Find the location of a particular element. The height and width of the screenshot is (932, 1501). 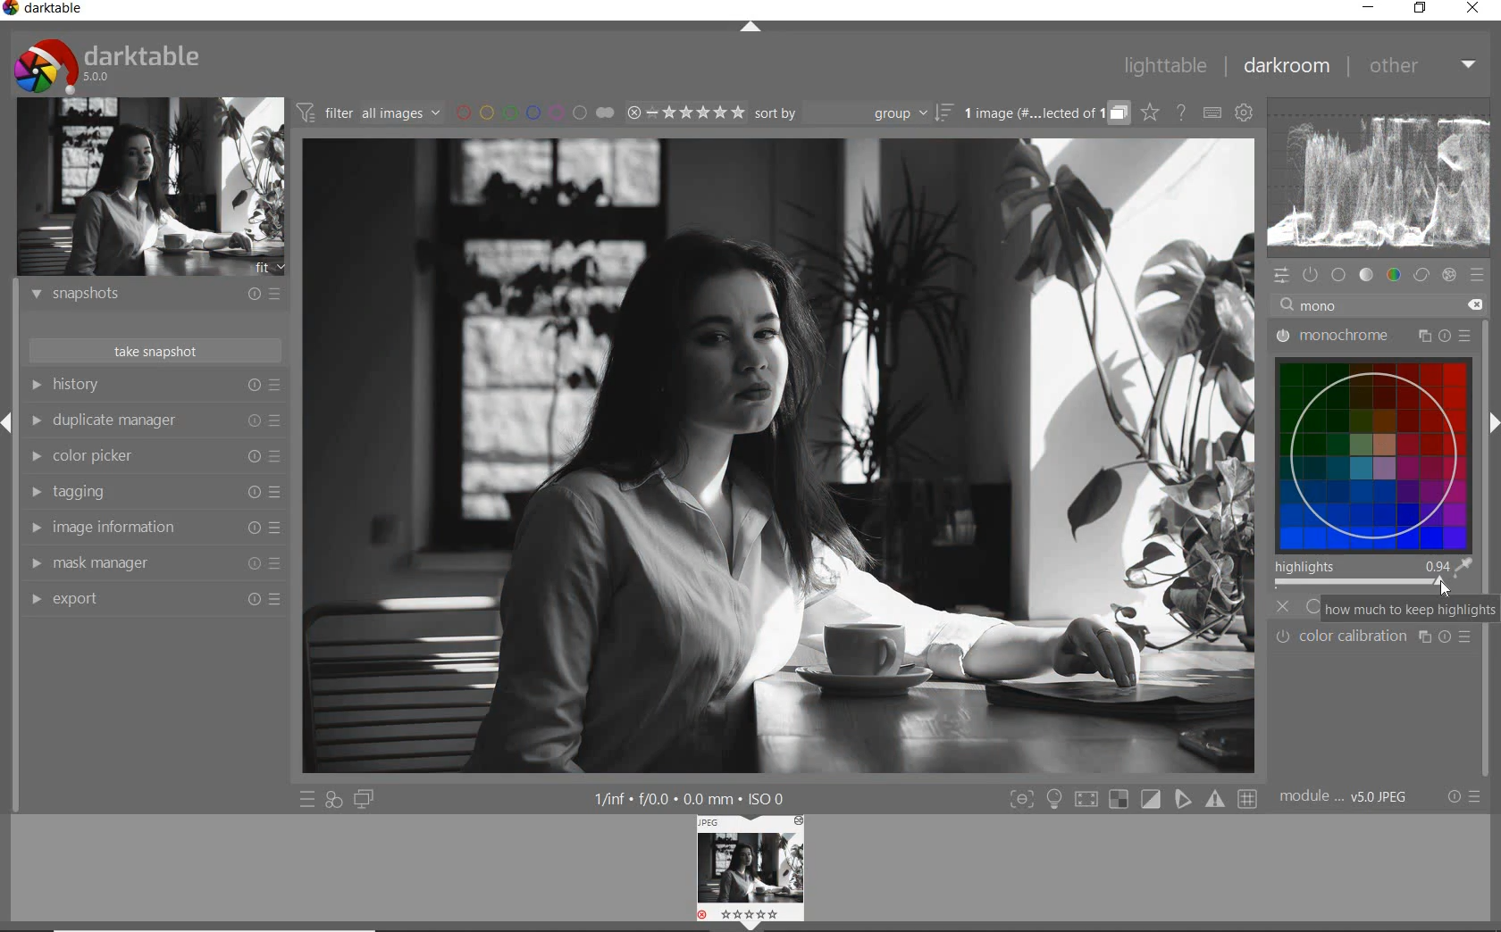

grouped images is located at coordinates (1045, 114).